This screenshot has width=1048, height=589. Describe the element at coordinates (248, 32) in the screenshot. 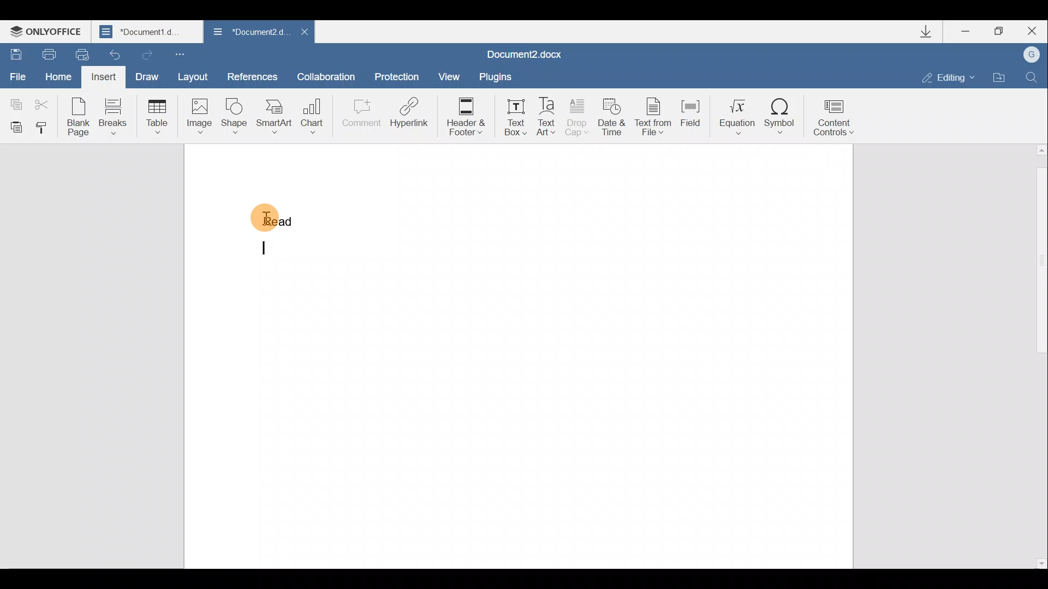

I see `*Document2.d...` at that location.